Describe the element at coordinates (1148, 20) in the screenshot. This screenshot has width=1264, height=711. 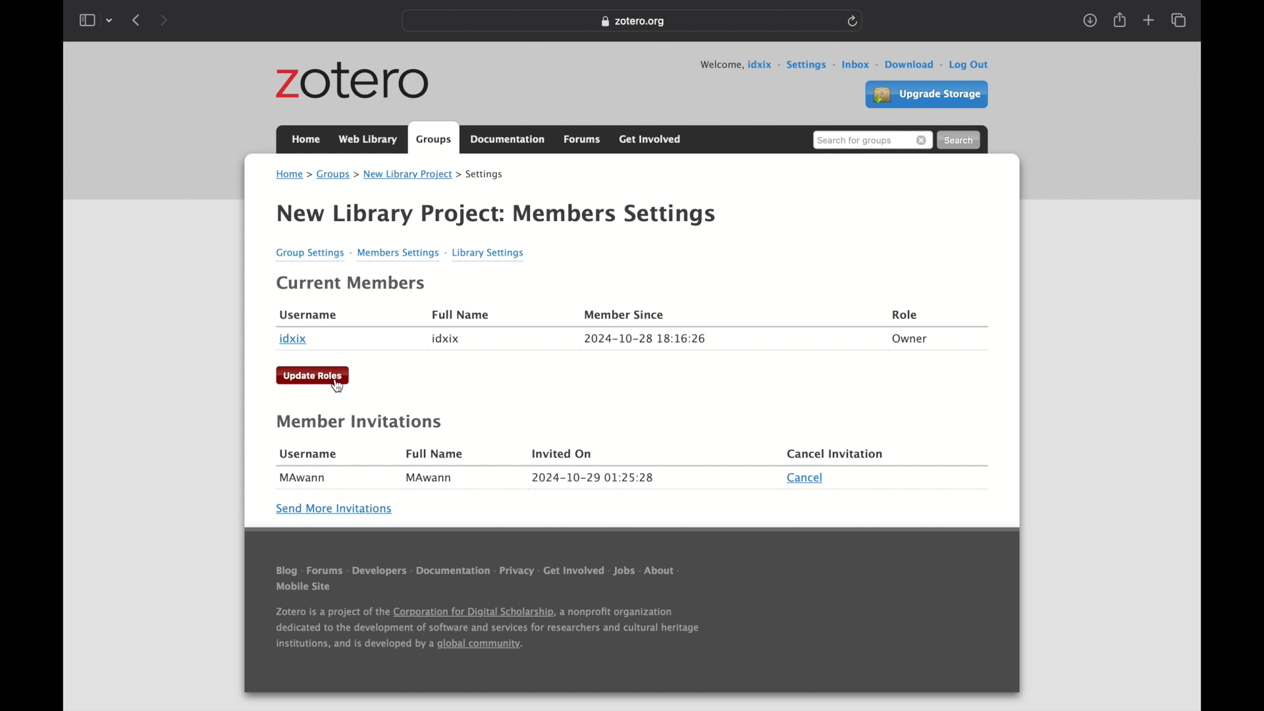
I see `new tab` at that location.